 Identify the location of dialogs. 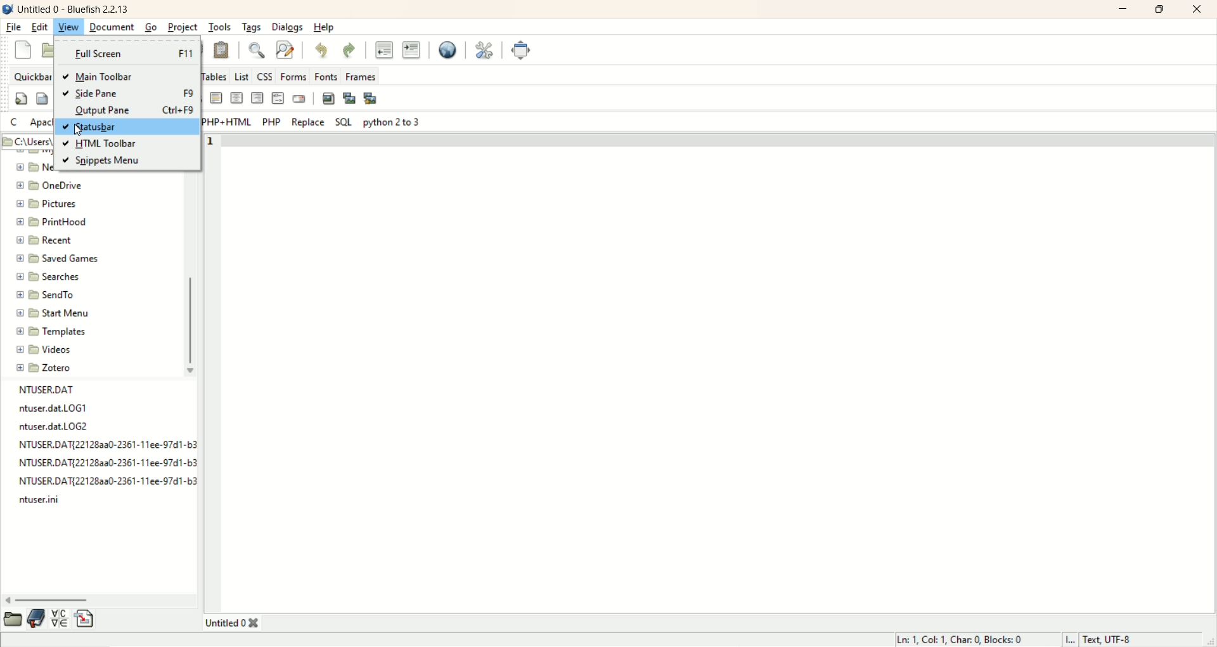
(287, 27).